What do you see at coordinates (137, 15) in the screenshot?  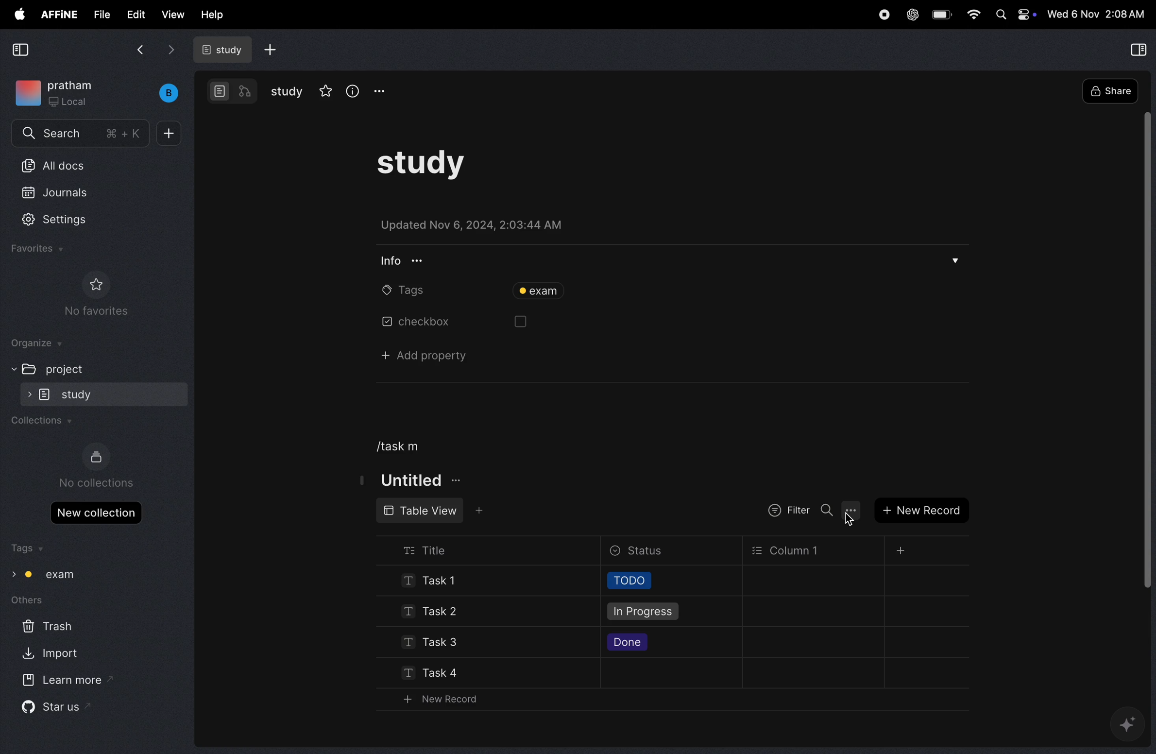 I see `edit` at bounding box center [137, 15].